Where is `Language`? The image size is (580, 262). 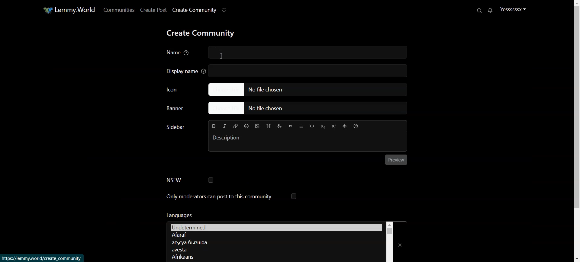
Language is located at coordinates (276, 227).